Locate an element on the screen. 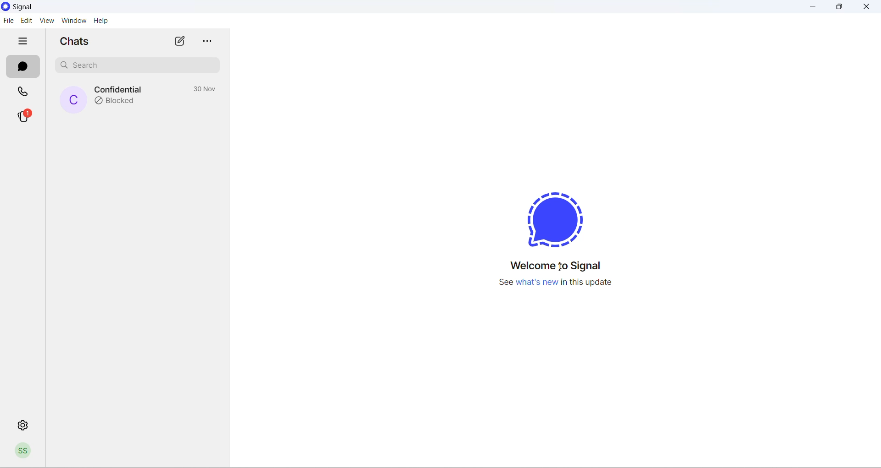 The height and width of the screenshot is (468, 881). calls is located at coordinates (25, 90).